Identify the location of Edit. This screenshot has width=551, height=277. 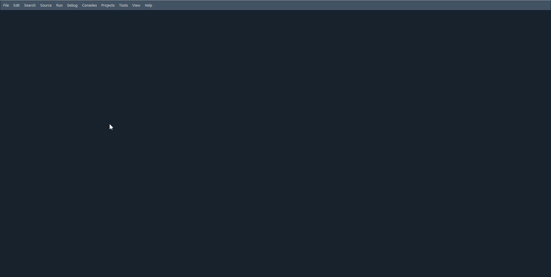
(17, 5).